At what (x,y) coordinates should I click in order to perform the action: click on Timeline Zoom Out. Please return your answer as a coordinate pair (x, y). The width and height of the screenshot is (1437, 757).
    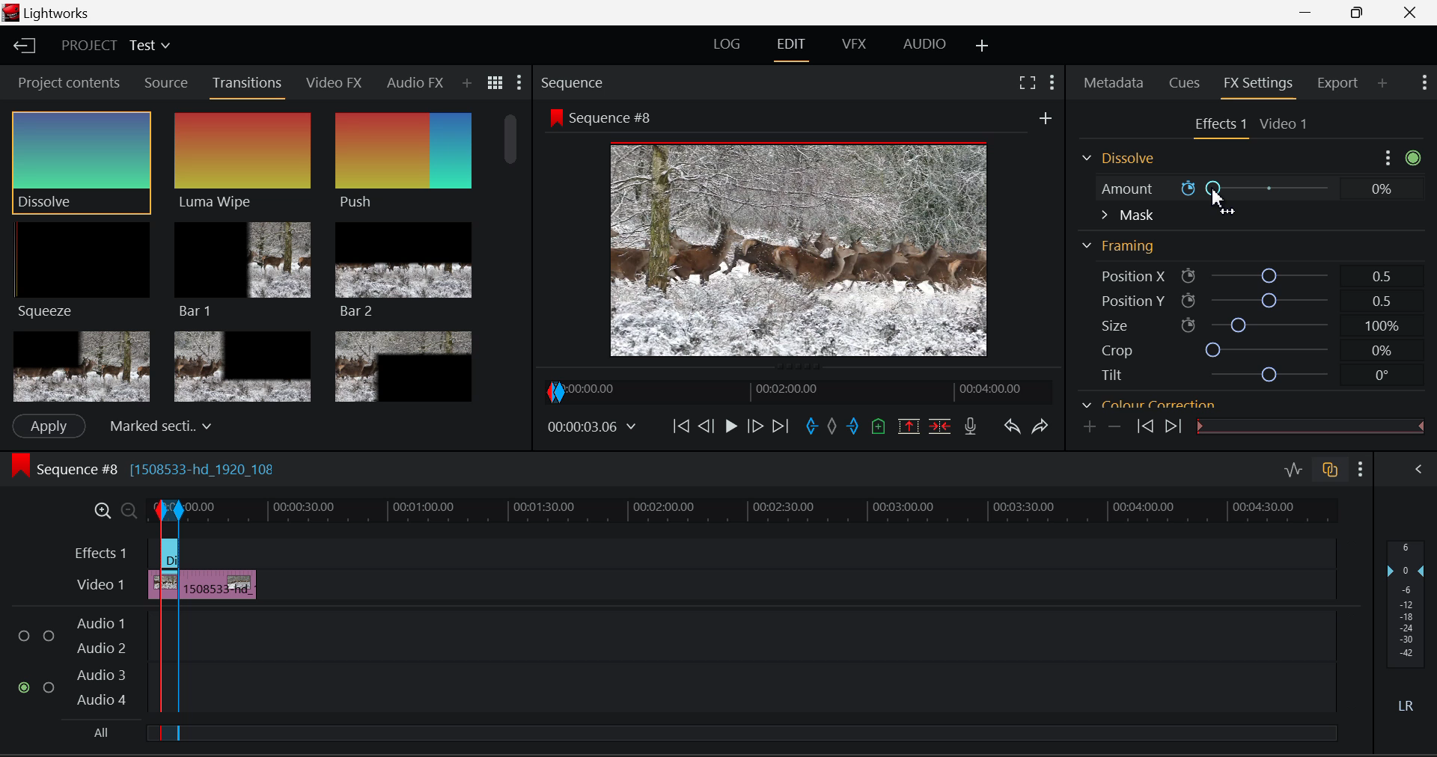
    Looking at the image, I should click on (123, 508).